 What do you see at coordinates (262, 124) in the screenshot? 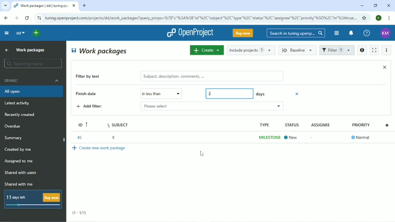
I see `type` at bounding box center [262, 124].